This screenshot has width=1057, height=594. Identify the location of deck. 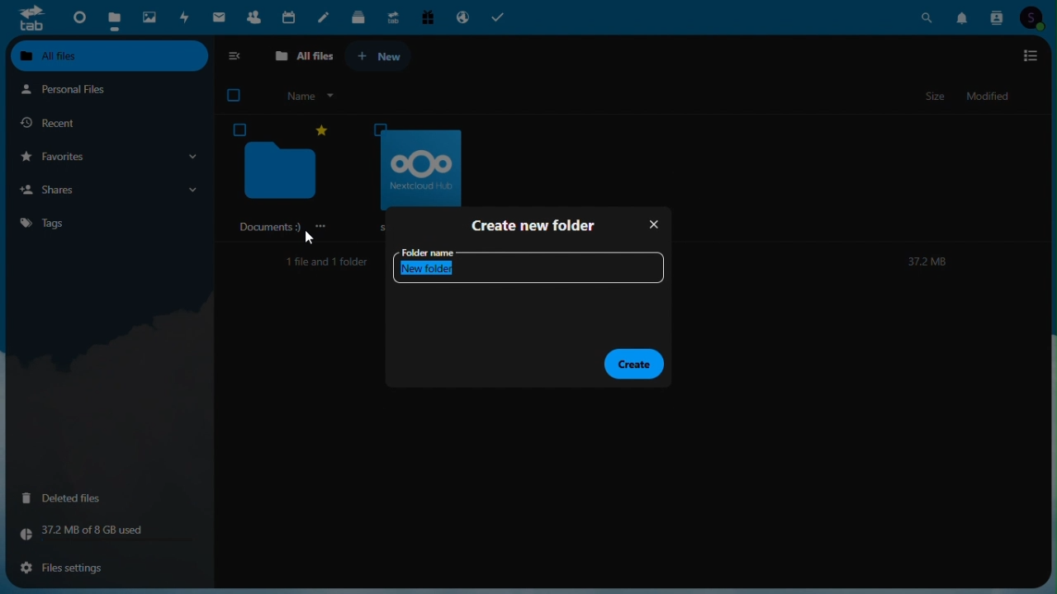
(359, 16).